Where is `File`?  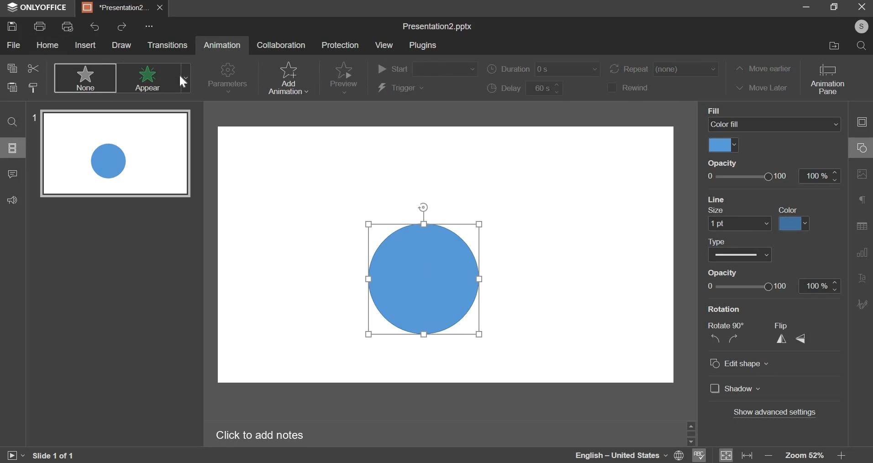
File is located at coordinates (13, 45).